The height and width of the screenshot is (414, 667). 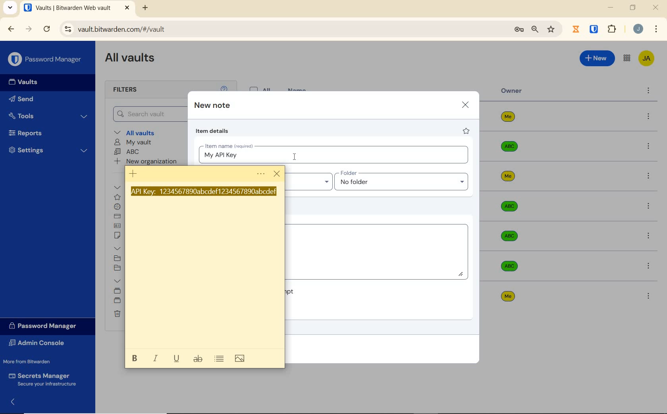 I want to click on Owner Name, so click(x=508, y=207).